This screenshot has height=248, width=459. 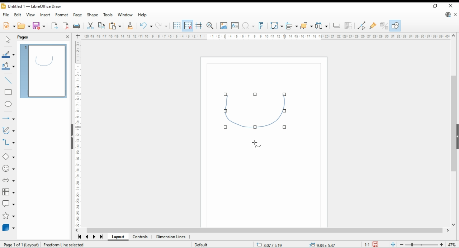 What do you see at coordinates (67, 37) in the screenshot?
I see `close pane` at bounding box center [67, 37].